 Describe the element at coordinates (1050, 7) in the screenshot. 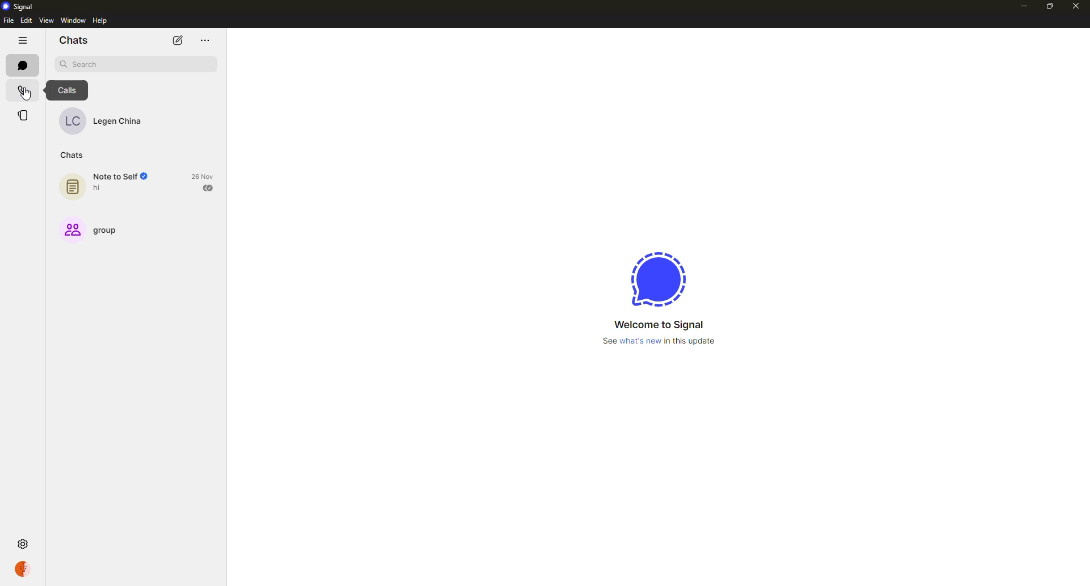

I see `maximize` at that location.